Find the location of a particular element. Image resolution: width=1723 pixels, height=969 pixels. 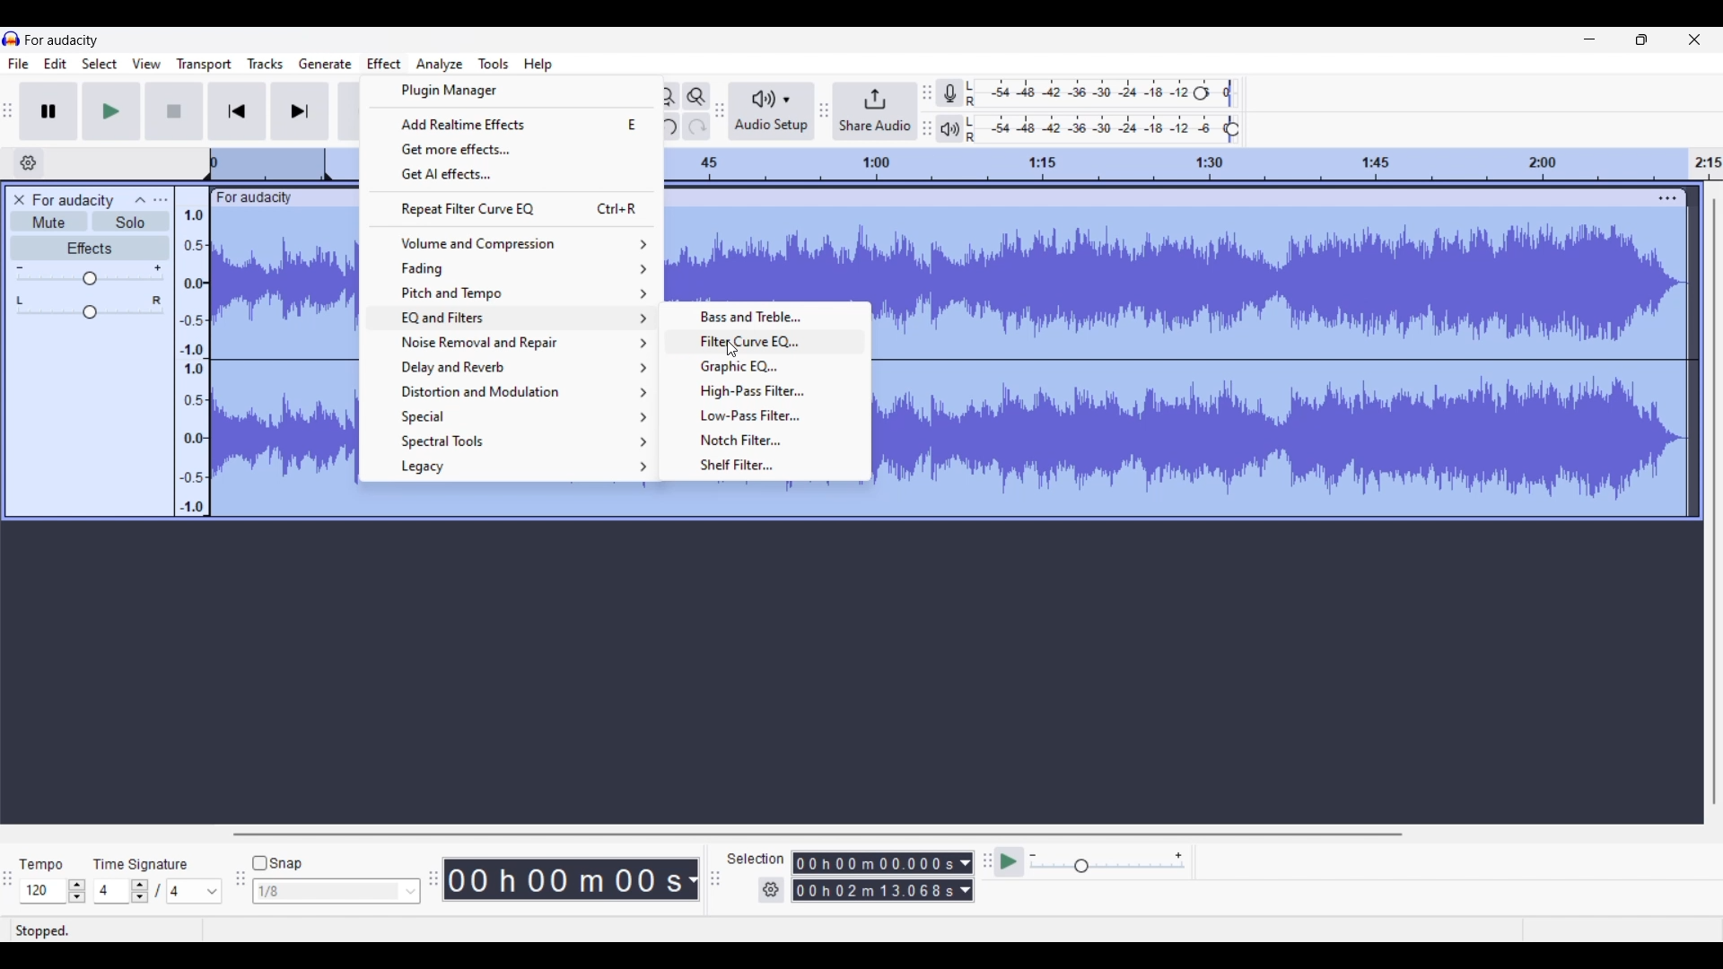

EQ and filter options is located at coordinates (513, 319).